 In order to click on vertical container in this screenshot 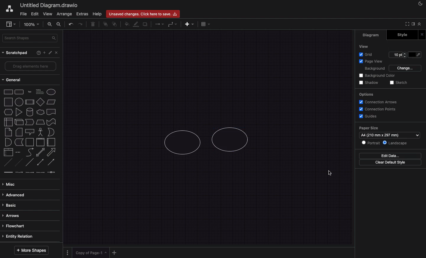, I will do `click(41, 142)`.